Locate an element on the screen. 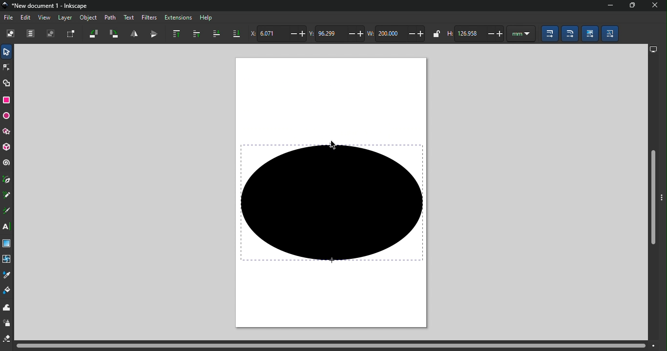 This screenshot has width=667, height=351. lower selection one step is located at coordinates (217, 34).